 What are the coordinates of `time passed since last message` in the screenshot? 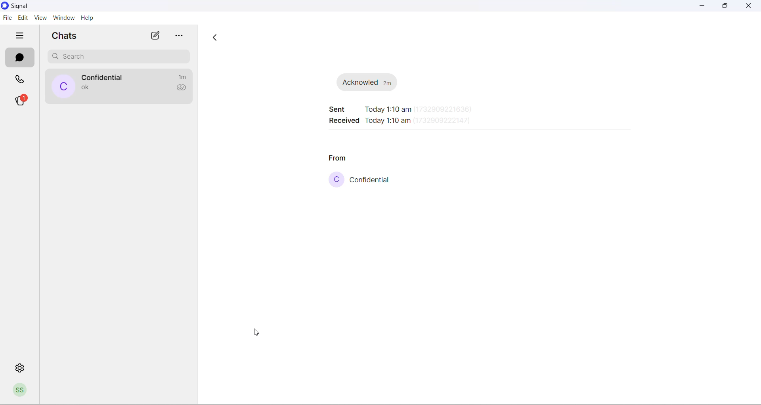 It's located at (182, 76).